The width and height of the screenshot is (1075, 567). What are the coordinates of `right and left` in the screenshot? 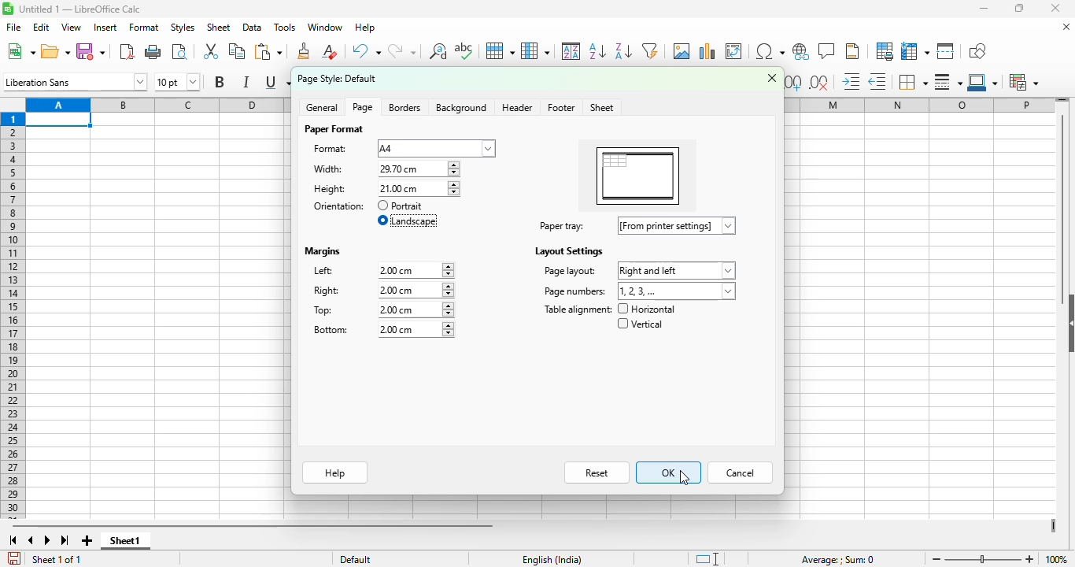 It's located at (676, 271).